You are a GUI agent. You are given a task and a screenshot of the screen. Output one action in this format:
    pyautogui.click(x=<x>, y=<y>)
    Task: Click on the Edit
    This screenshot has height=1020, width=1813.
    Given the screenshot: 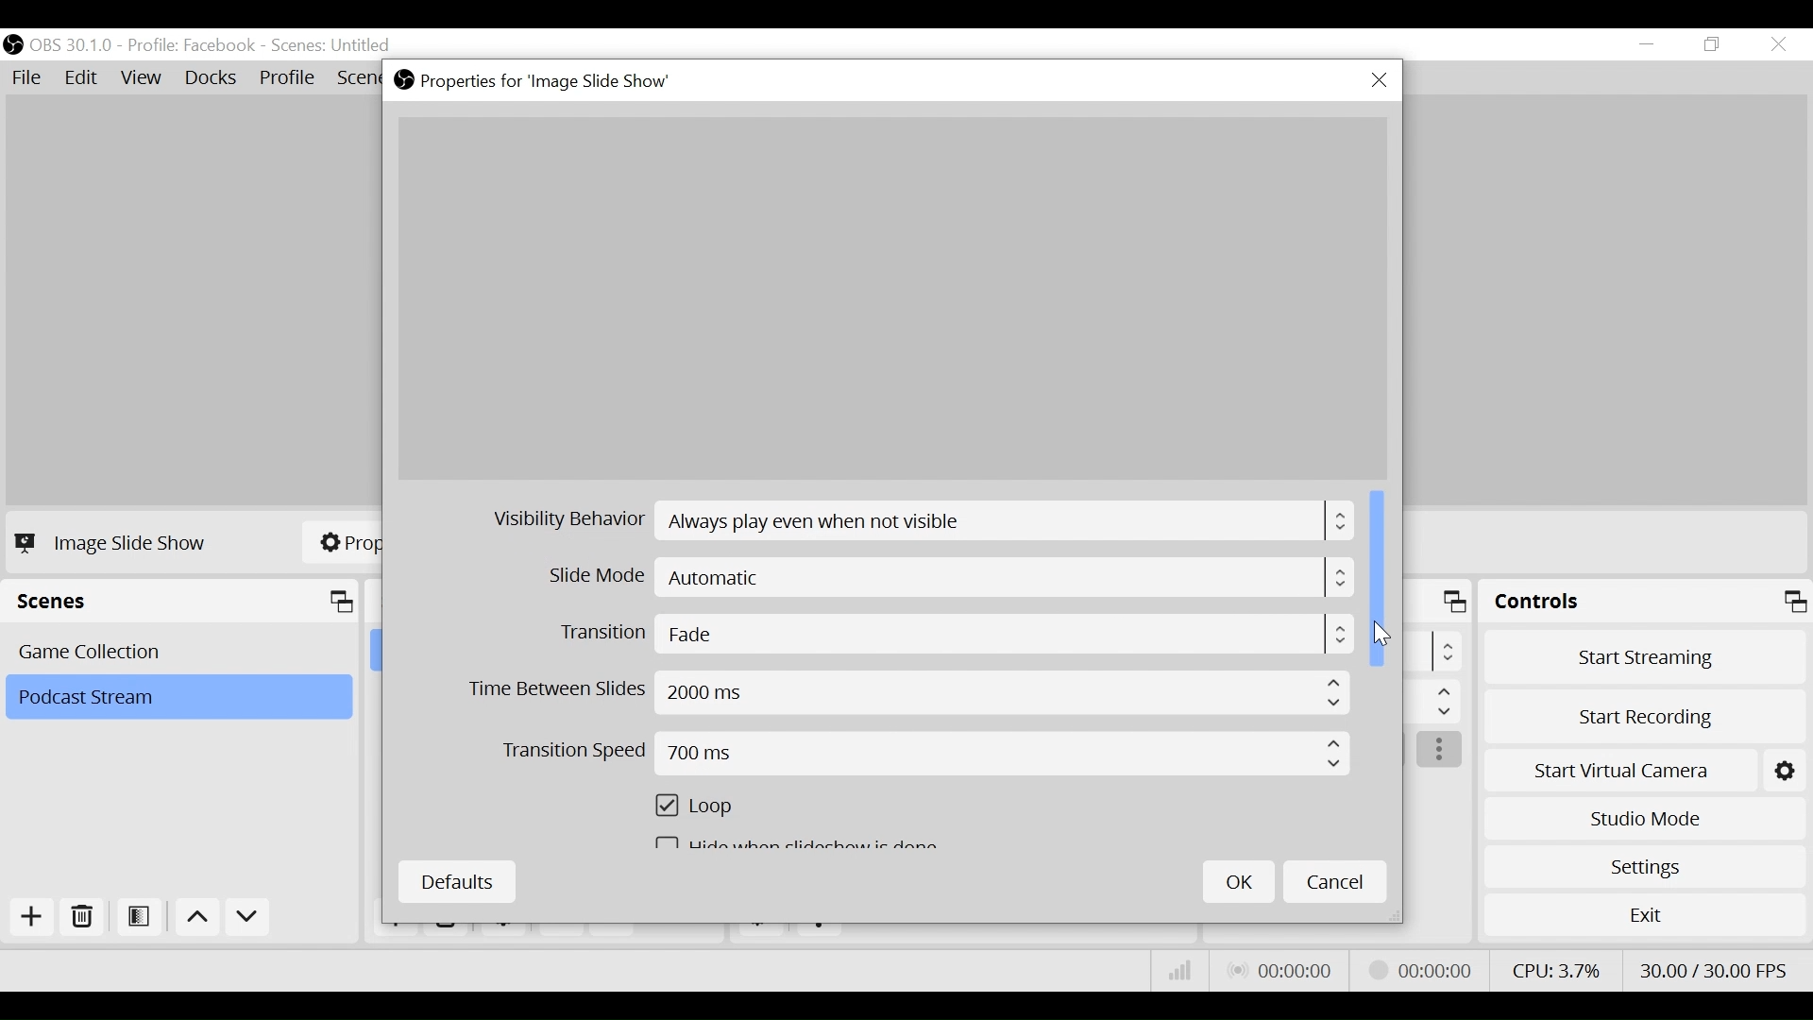 What is the action you would take?
    pyautogui.click(x=83, y=78)
    